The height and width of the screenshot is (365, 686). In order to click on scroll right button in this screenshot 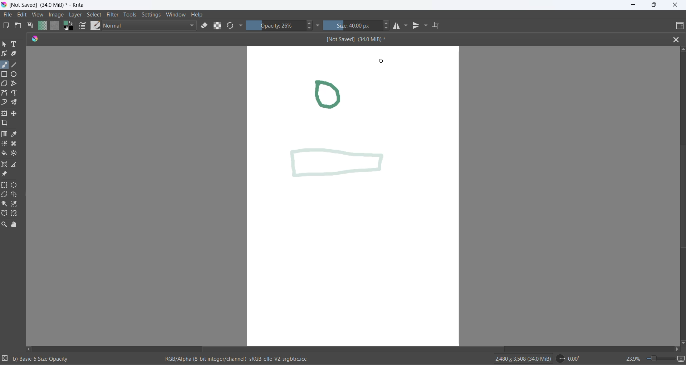, I will do `click(679, 349)`.